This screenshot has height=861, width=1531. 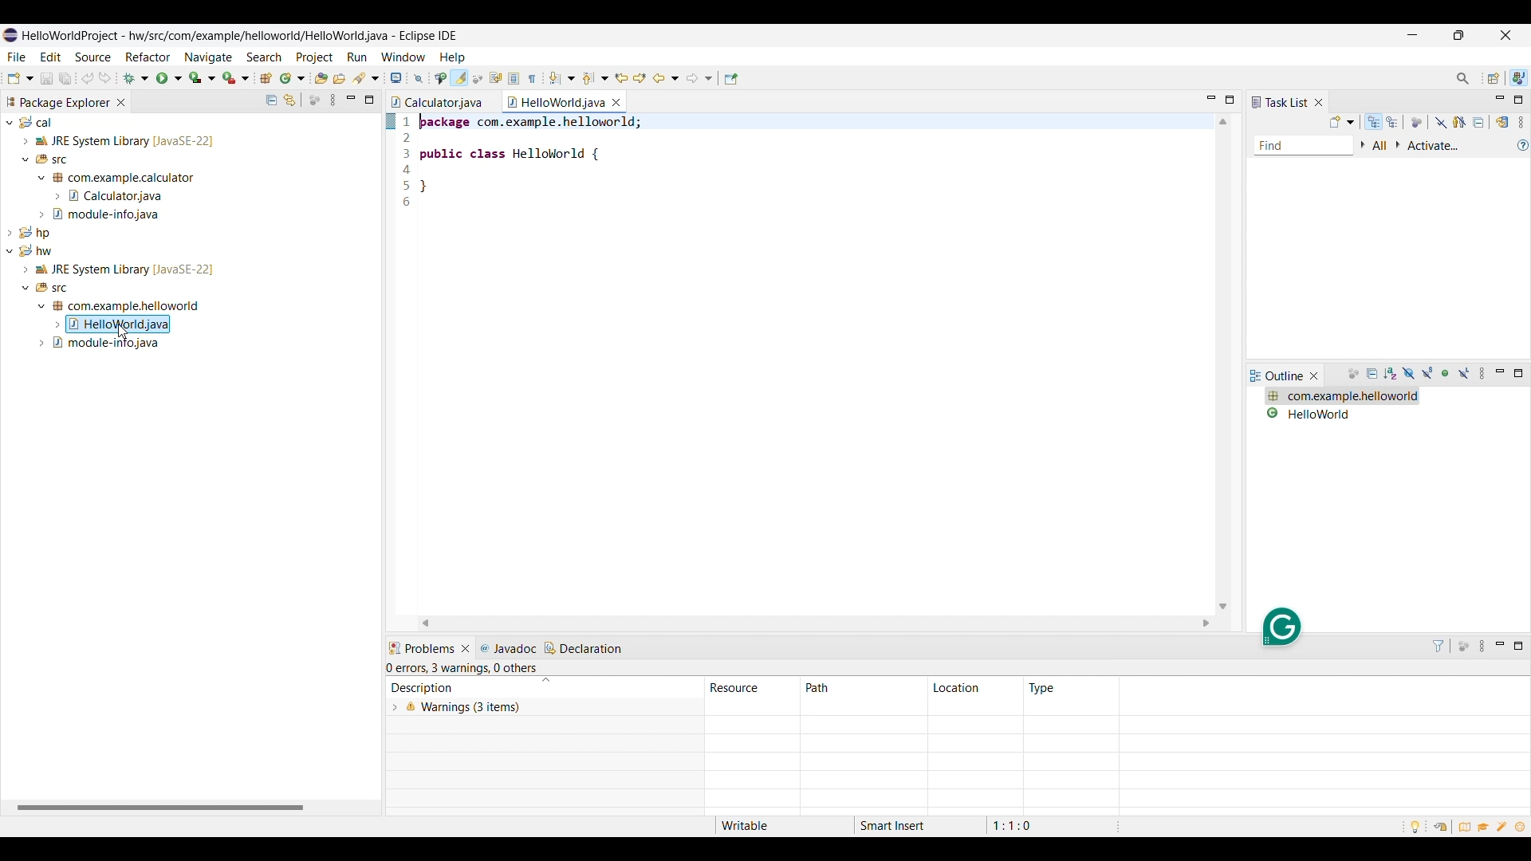 What do you see at coordinates (1484, 374) in the screenshot?
I see `View menu` at bounding box center [1484, 374].